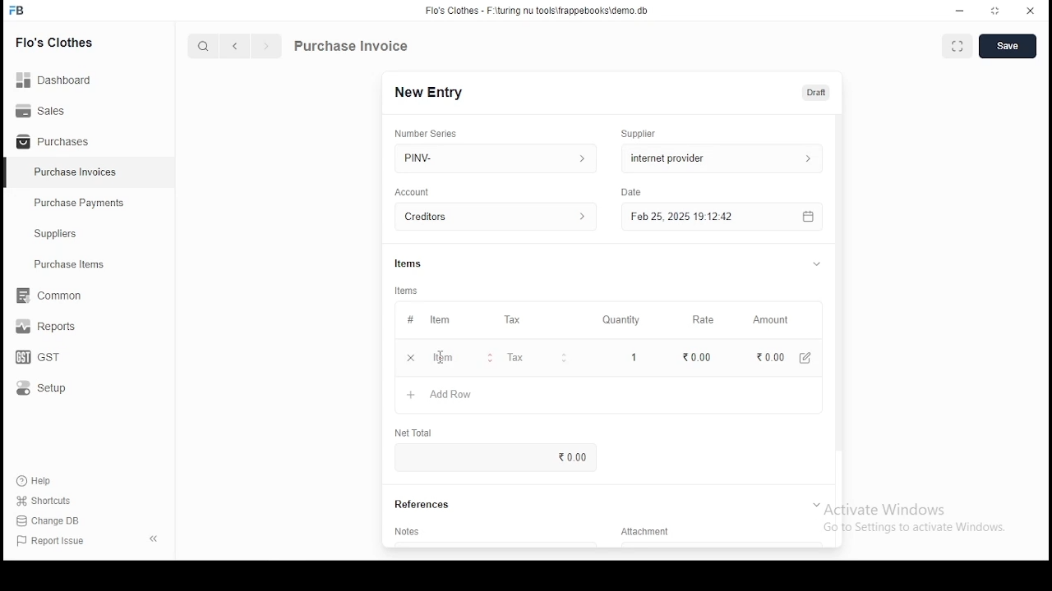 The height and width of the screenshot is (591, 1052). Describe the element at coordinates (410, 321) in the screenshot. I see `#` at that location.